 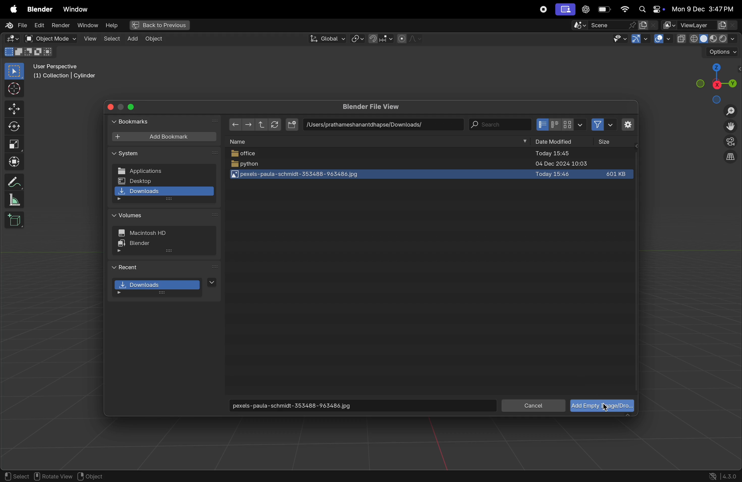 I want to click on cursor, so click(x=606, y=406).